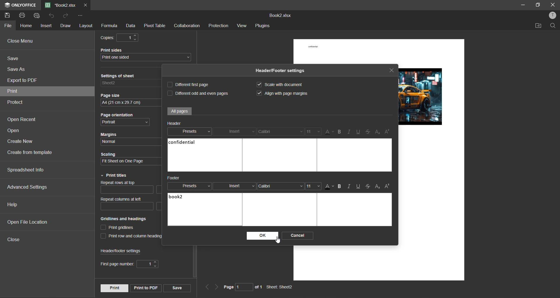 The image size is (560, 298). What do you see at coordinates (242, 25) in the screenshot?
I see `view` at bounding box center [242, 25].